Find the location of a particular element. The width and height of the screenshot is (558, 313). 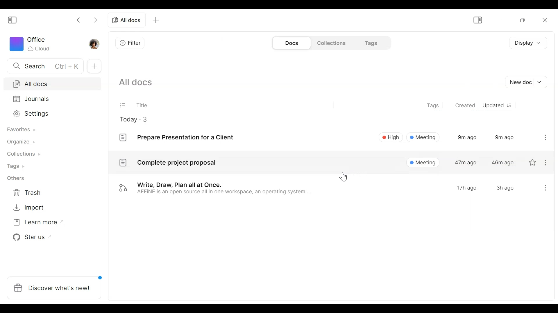

Learn more is located at coordinates (35, 224).